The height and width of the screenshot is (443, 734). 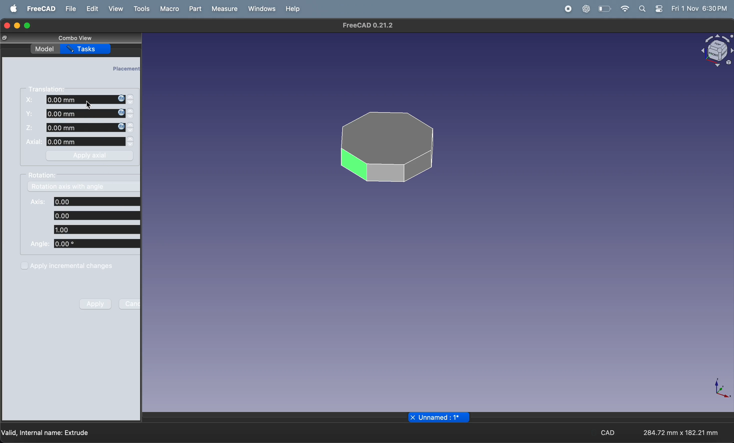 I want to click on down, so click(x=130, y=103).